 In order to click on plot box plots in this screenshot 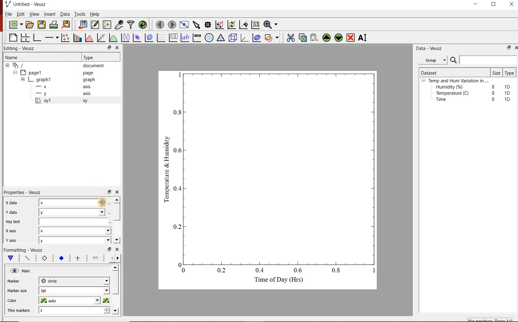, I will do `click(125, 38)`.